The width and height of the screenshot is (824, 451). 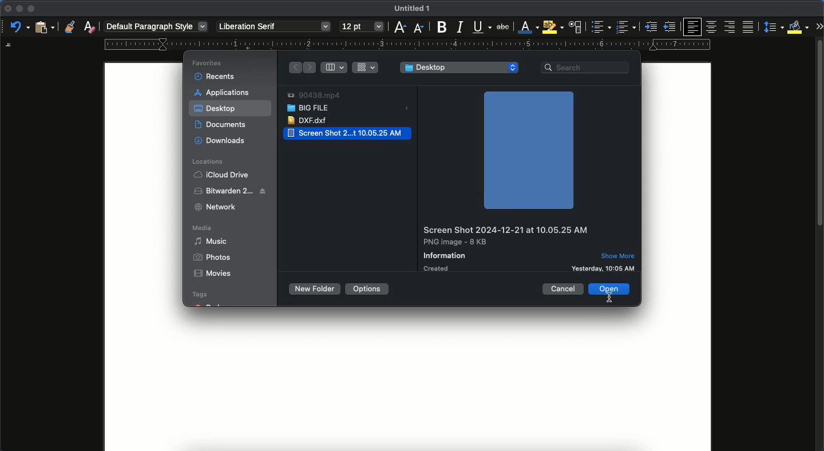 What do you see at coordinates (208, 299) in the screenshot?
I see `tags` at bounding box center [208, 299].